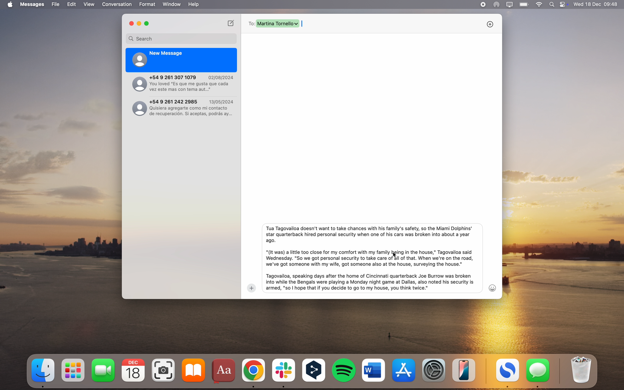 The width and height of the screenshot is (624, 390). I want to click on calendar, so click(133, 370).